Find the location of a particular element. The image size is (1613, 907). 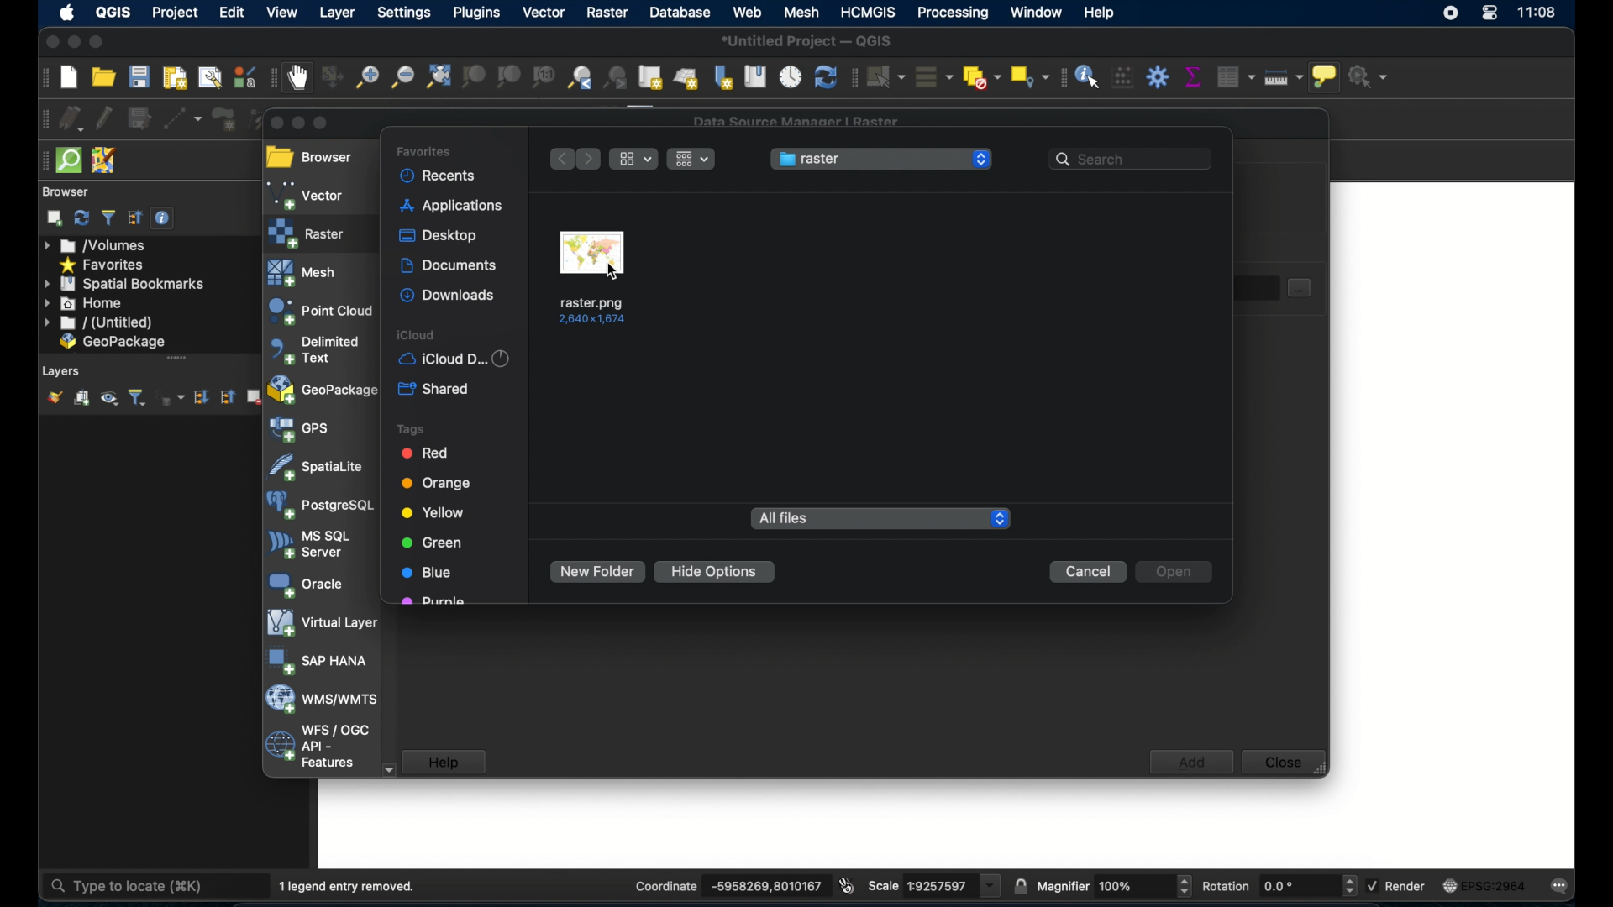

show spatial bookmarks is located at coordinates (754, 76).